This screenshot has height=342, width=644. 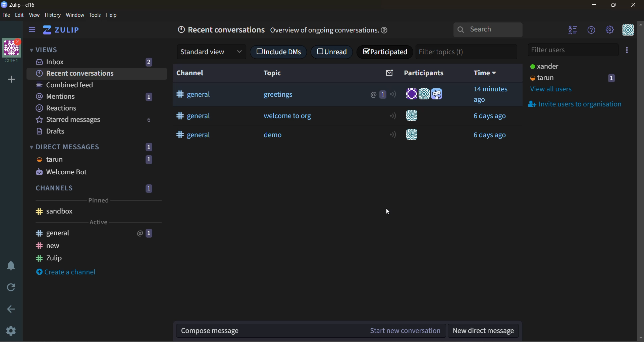 What do you see at coordinates (457, 52) in the screenshot?
I see `filter topics` at bounding box center [457, 52].